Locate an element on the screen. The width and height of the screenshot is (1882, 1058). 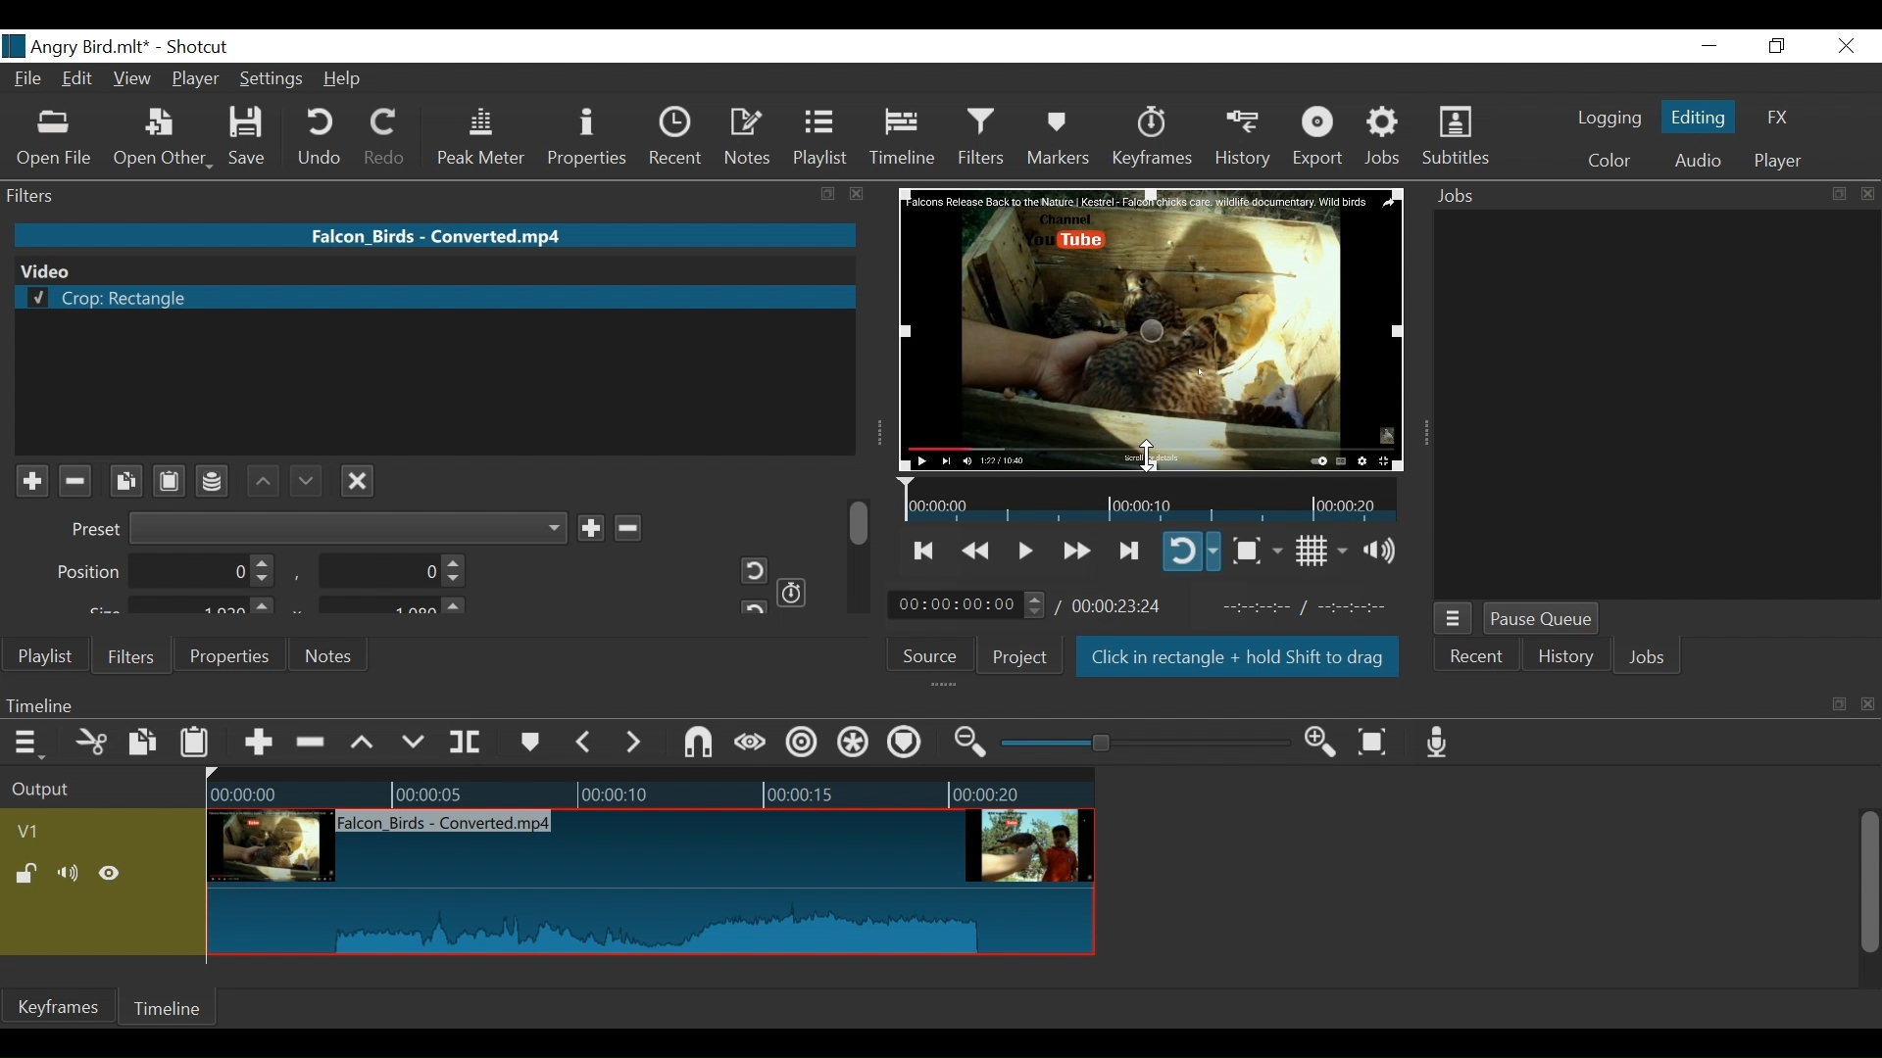
Stopwatch is located at coordinates (793, 591).